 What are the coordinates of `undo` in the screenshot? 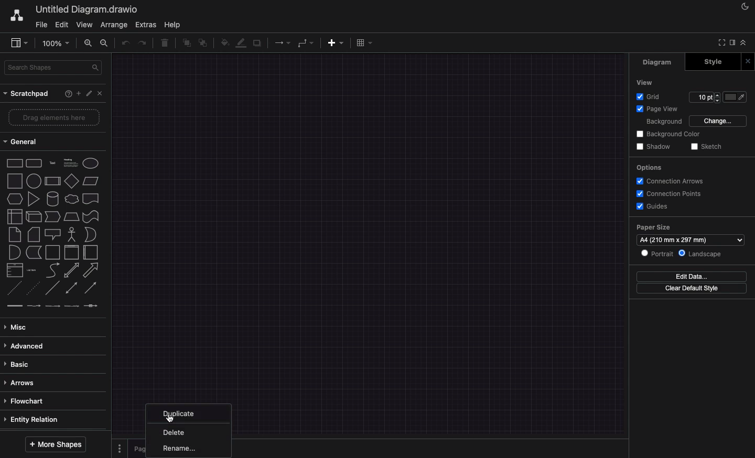 It's located at (125, 42).